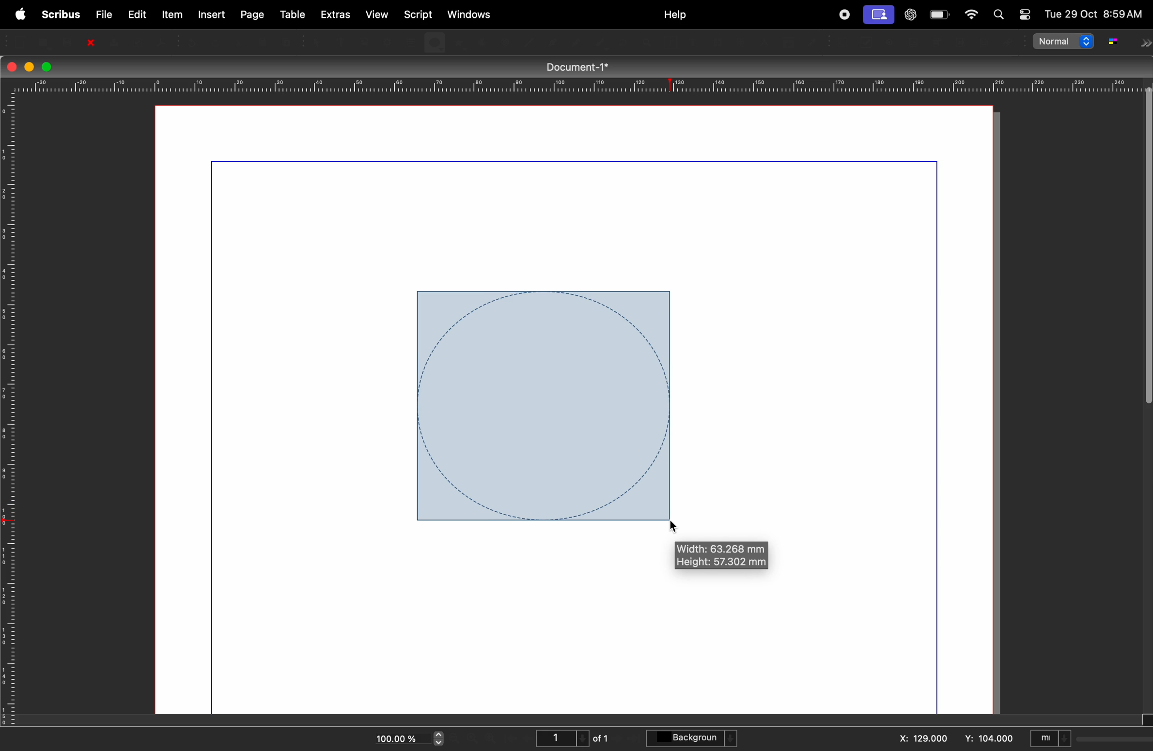 This screenshot has height=751, width=1153. I want to click on Line, so click(552, 42).